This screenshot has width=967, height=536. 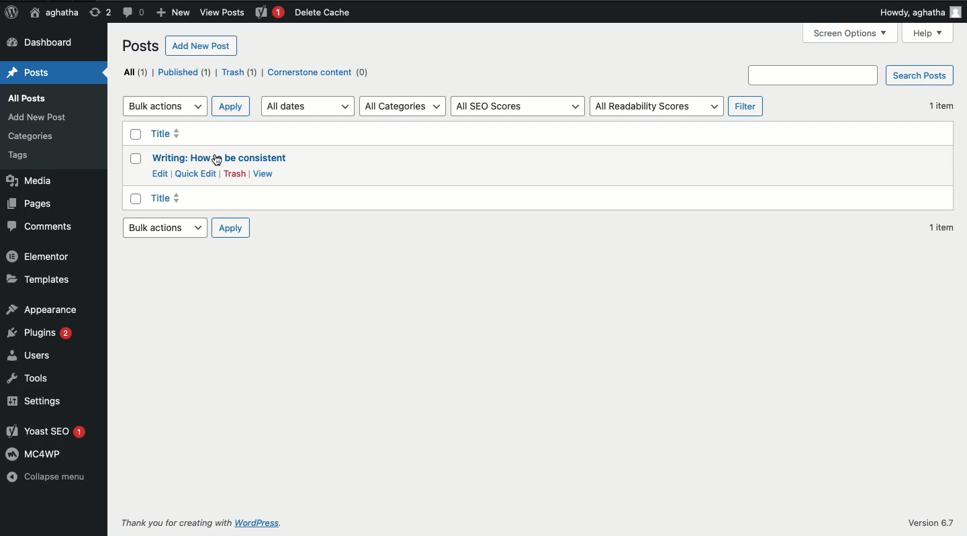 I want to click on Writing: How to be consistent, so click(x=224, y=158).